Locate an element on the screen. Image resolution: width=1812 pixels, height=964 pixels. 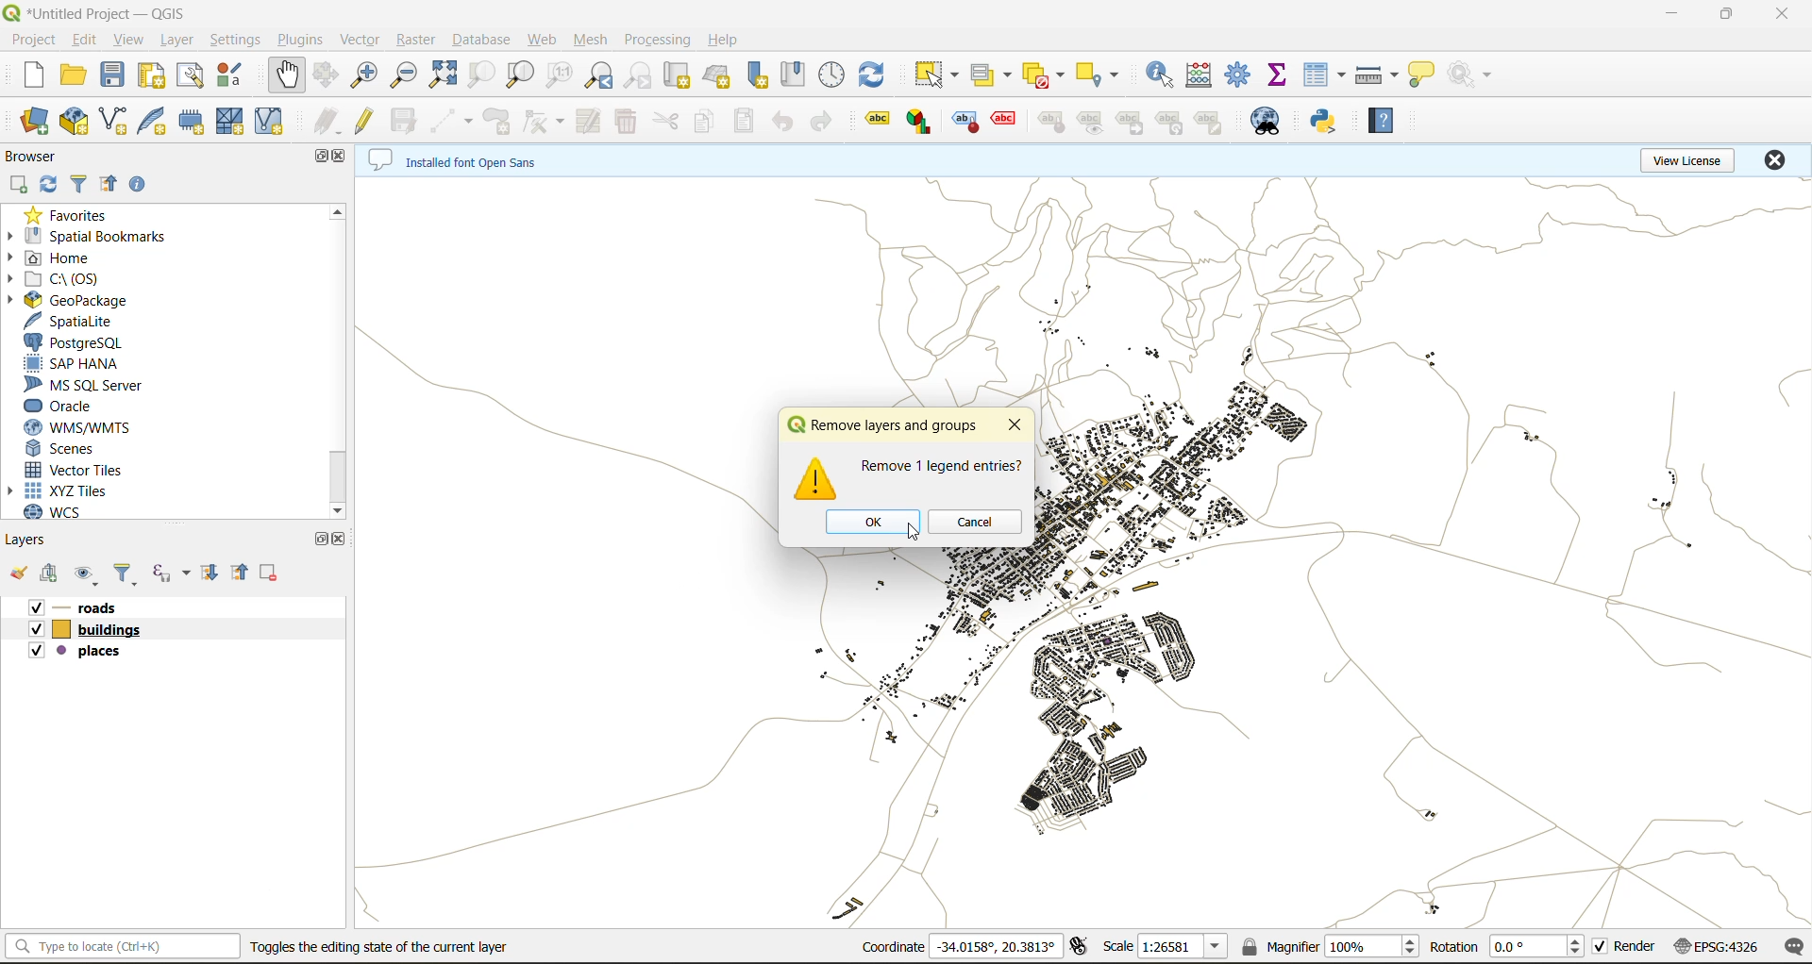
cancel is located at coordinates (979, 524).